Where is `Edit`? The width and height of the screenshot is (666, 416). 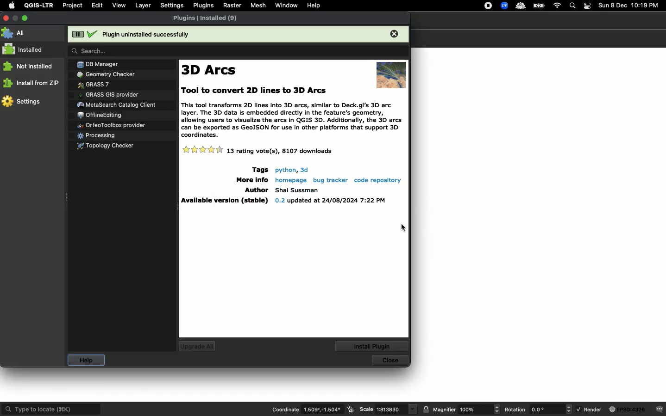 Edit is located at coordinates (97, 5).